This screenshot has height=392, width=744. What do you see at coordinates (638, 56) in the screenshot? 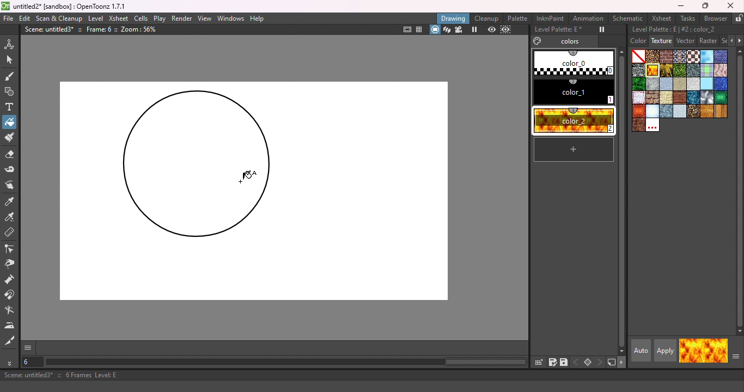
I see `Plain color` at bounding box center [638, 56].